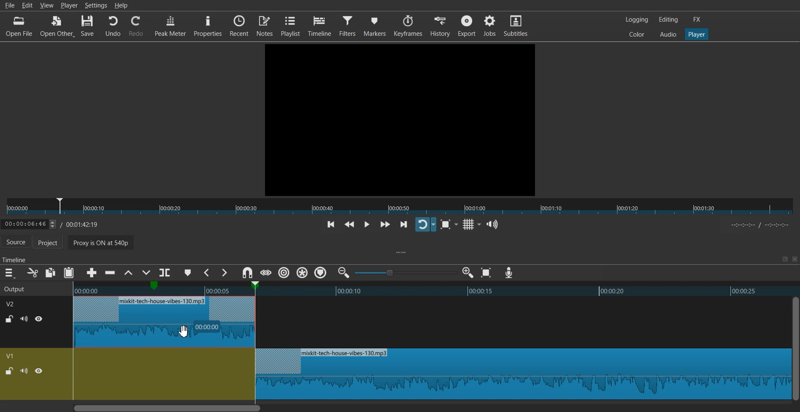  I want to click on Show the volume control, so click(492, 225).